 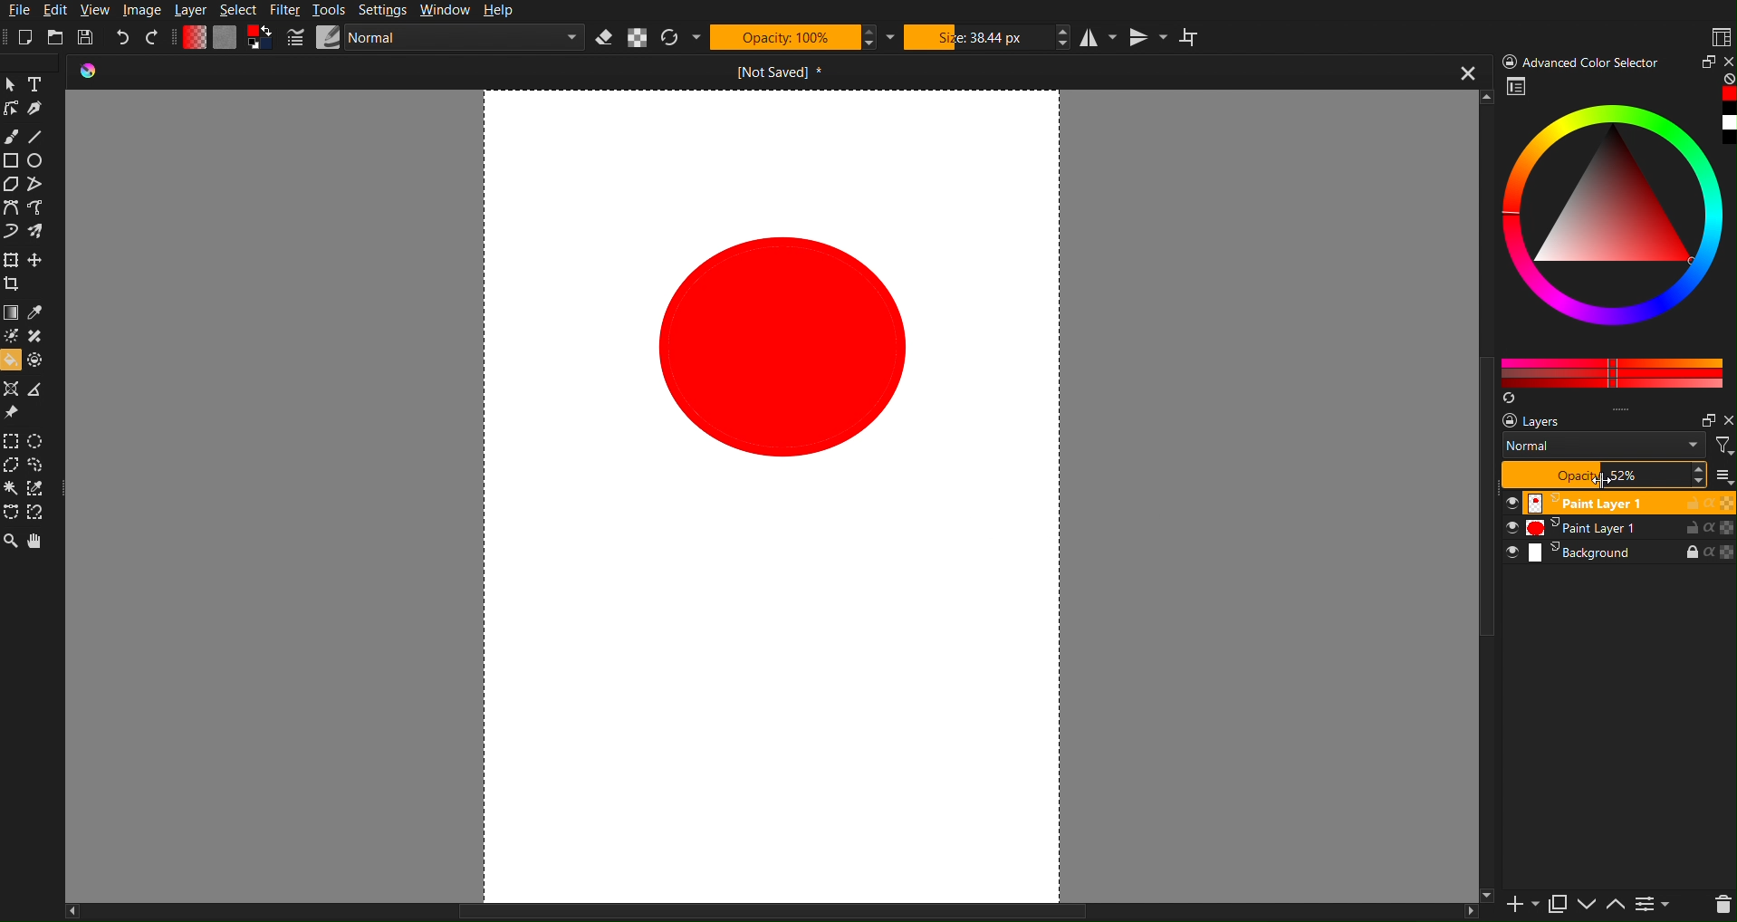 I want to click on File, so click(x=17, y=14).